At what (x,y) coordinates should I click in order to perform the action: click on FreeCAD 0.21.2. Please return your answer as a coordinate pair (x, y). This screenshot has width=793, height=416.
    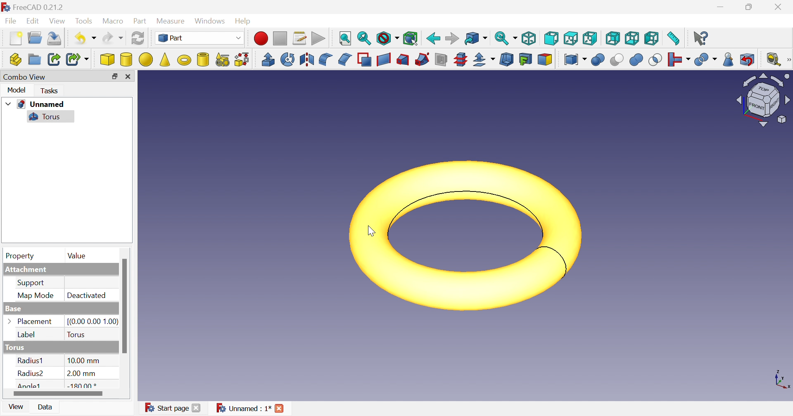
    Looking at the image, I should click on (38, 8).